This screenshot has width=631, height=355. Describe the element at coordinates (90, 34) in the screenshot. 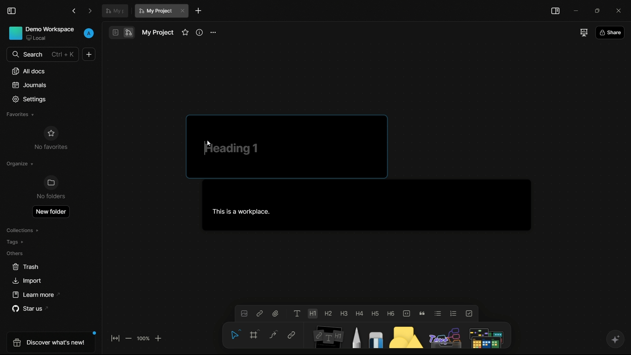

I see `profile` at that location.